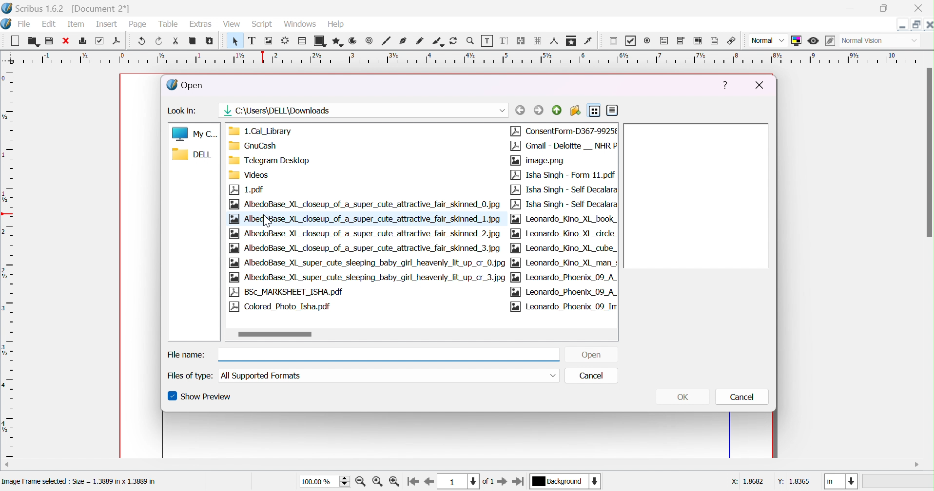 Image resolution: width=934 pixels, height=491 pixels. Describe the element at coordinates (502, 110) in the screenshot. I see `drop down` at that location.